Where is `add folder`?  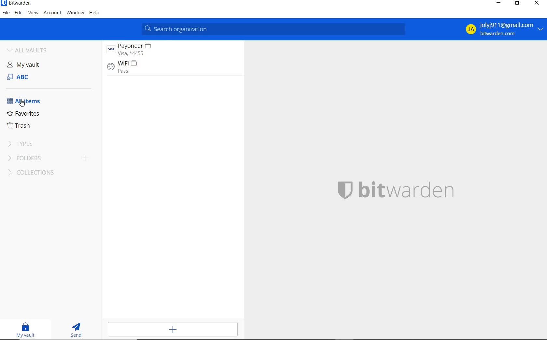
add folder is located at coordinates (88, 159).